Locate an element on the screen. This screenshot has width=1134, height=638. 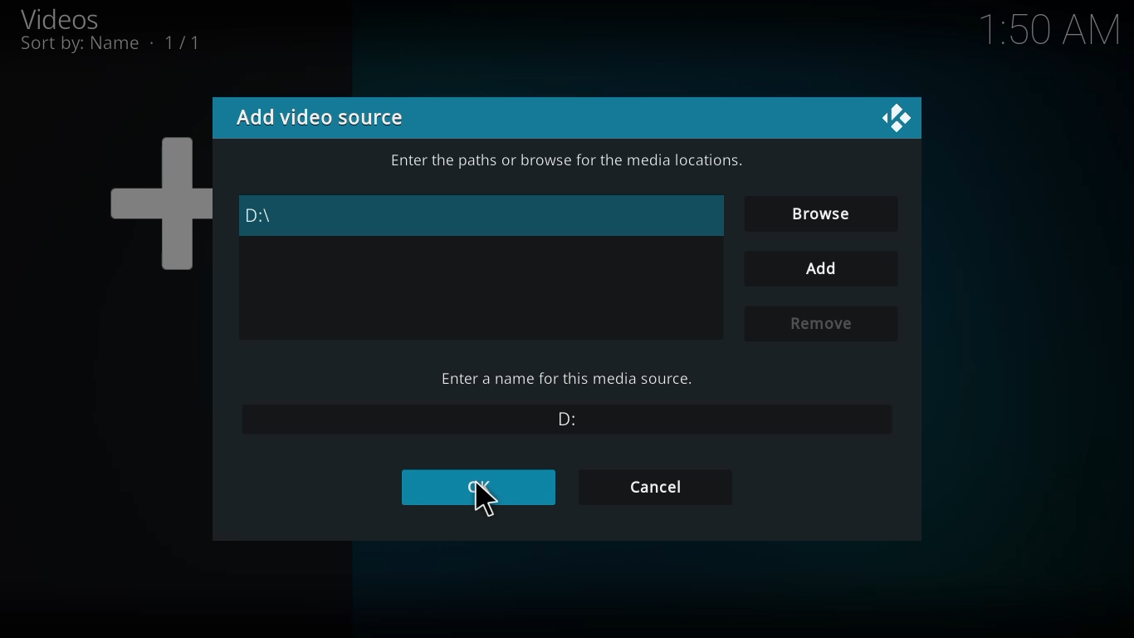
add is located at coordinates (817, 267).